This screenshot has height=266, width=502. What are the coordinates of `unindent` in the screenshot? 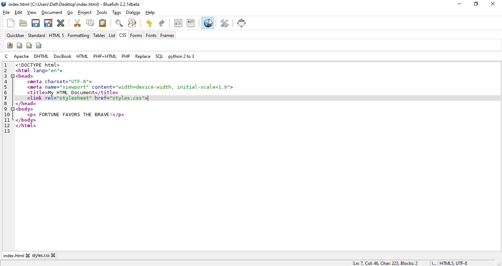 It's located at (178, 23).